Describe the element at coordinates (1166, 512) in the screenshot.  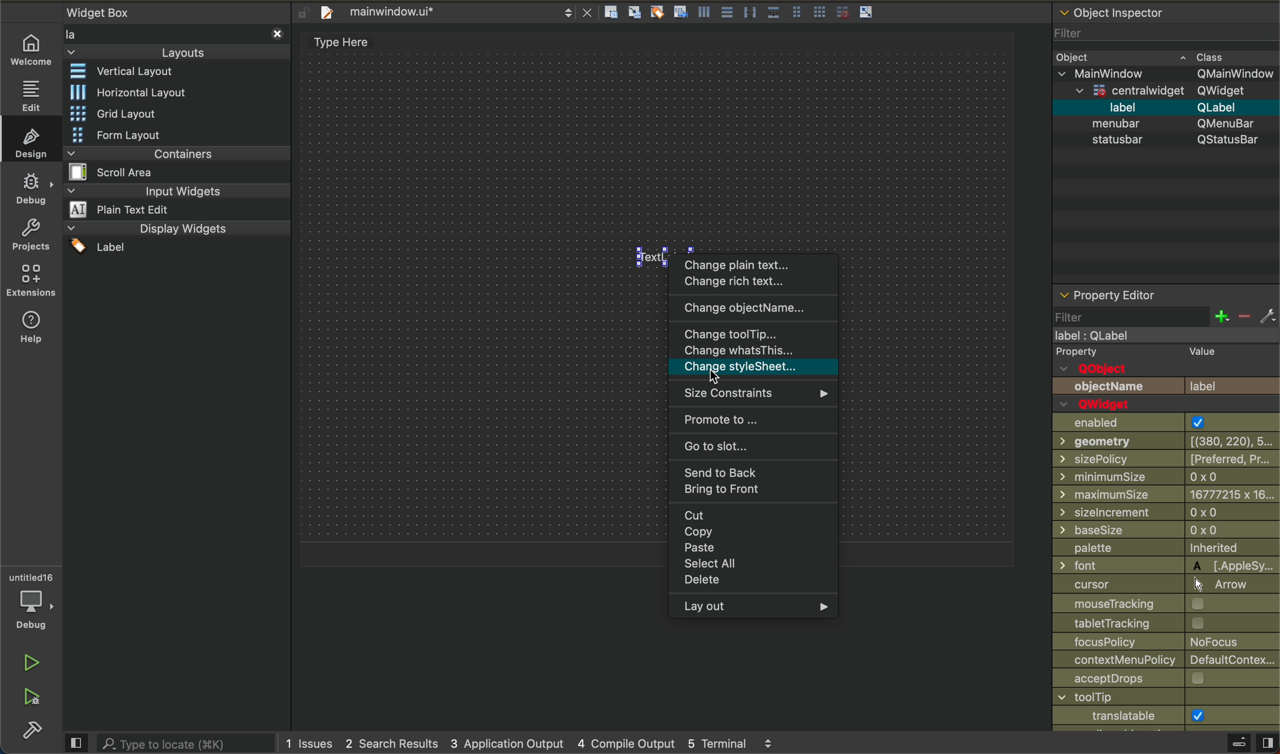
I see `size increment ` at that location.